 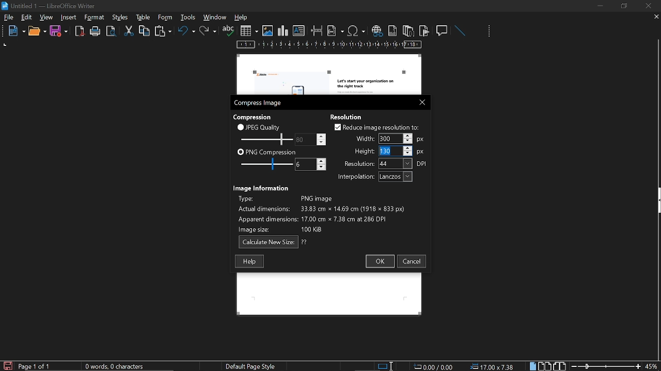 I want to click on Compression, so click(x=254, y=116).